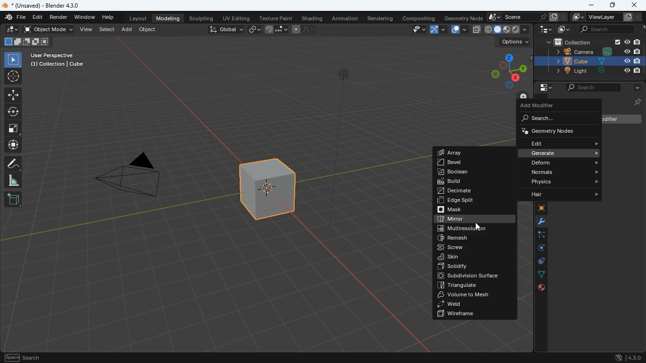 The height and width of the screenshot is (363, 646). Describe the element at coordinates (509, 69) in the screenshot. I see `dimensions` at that location.